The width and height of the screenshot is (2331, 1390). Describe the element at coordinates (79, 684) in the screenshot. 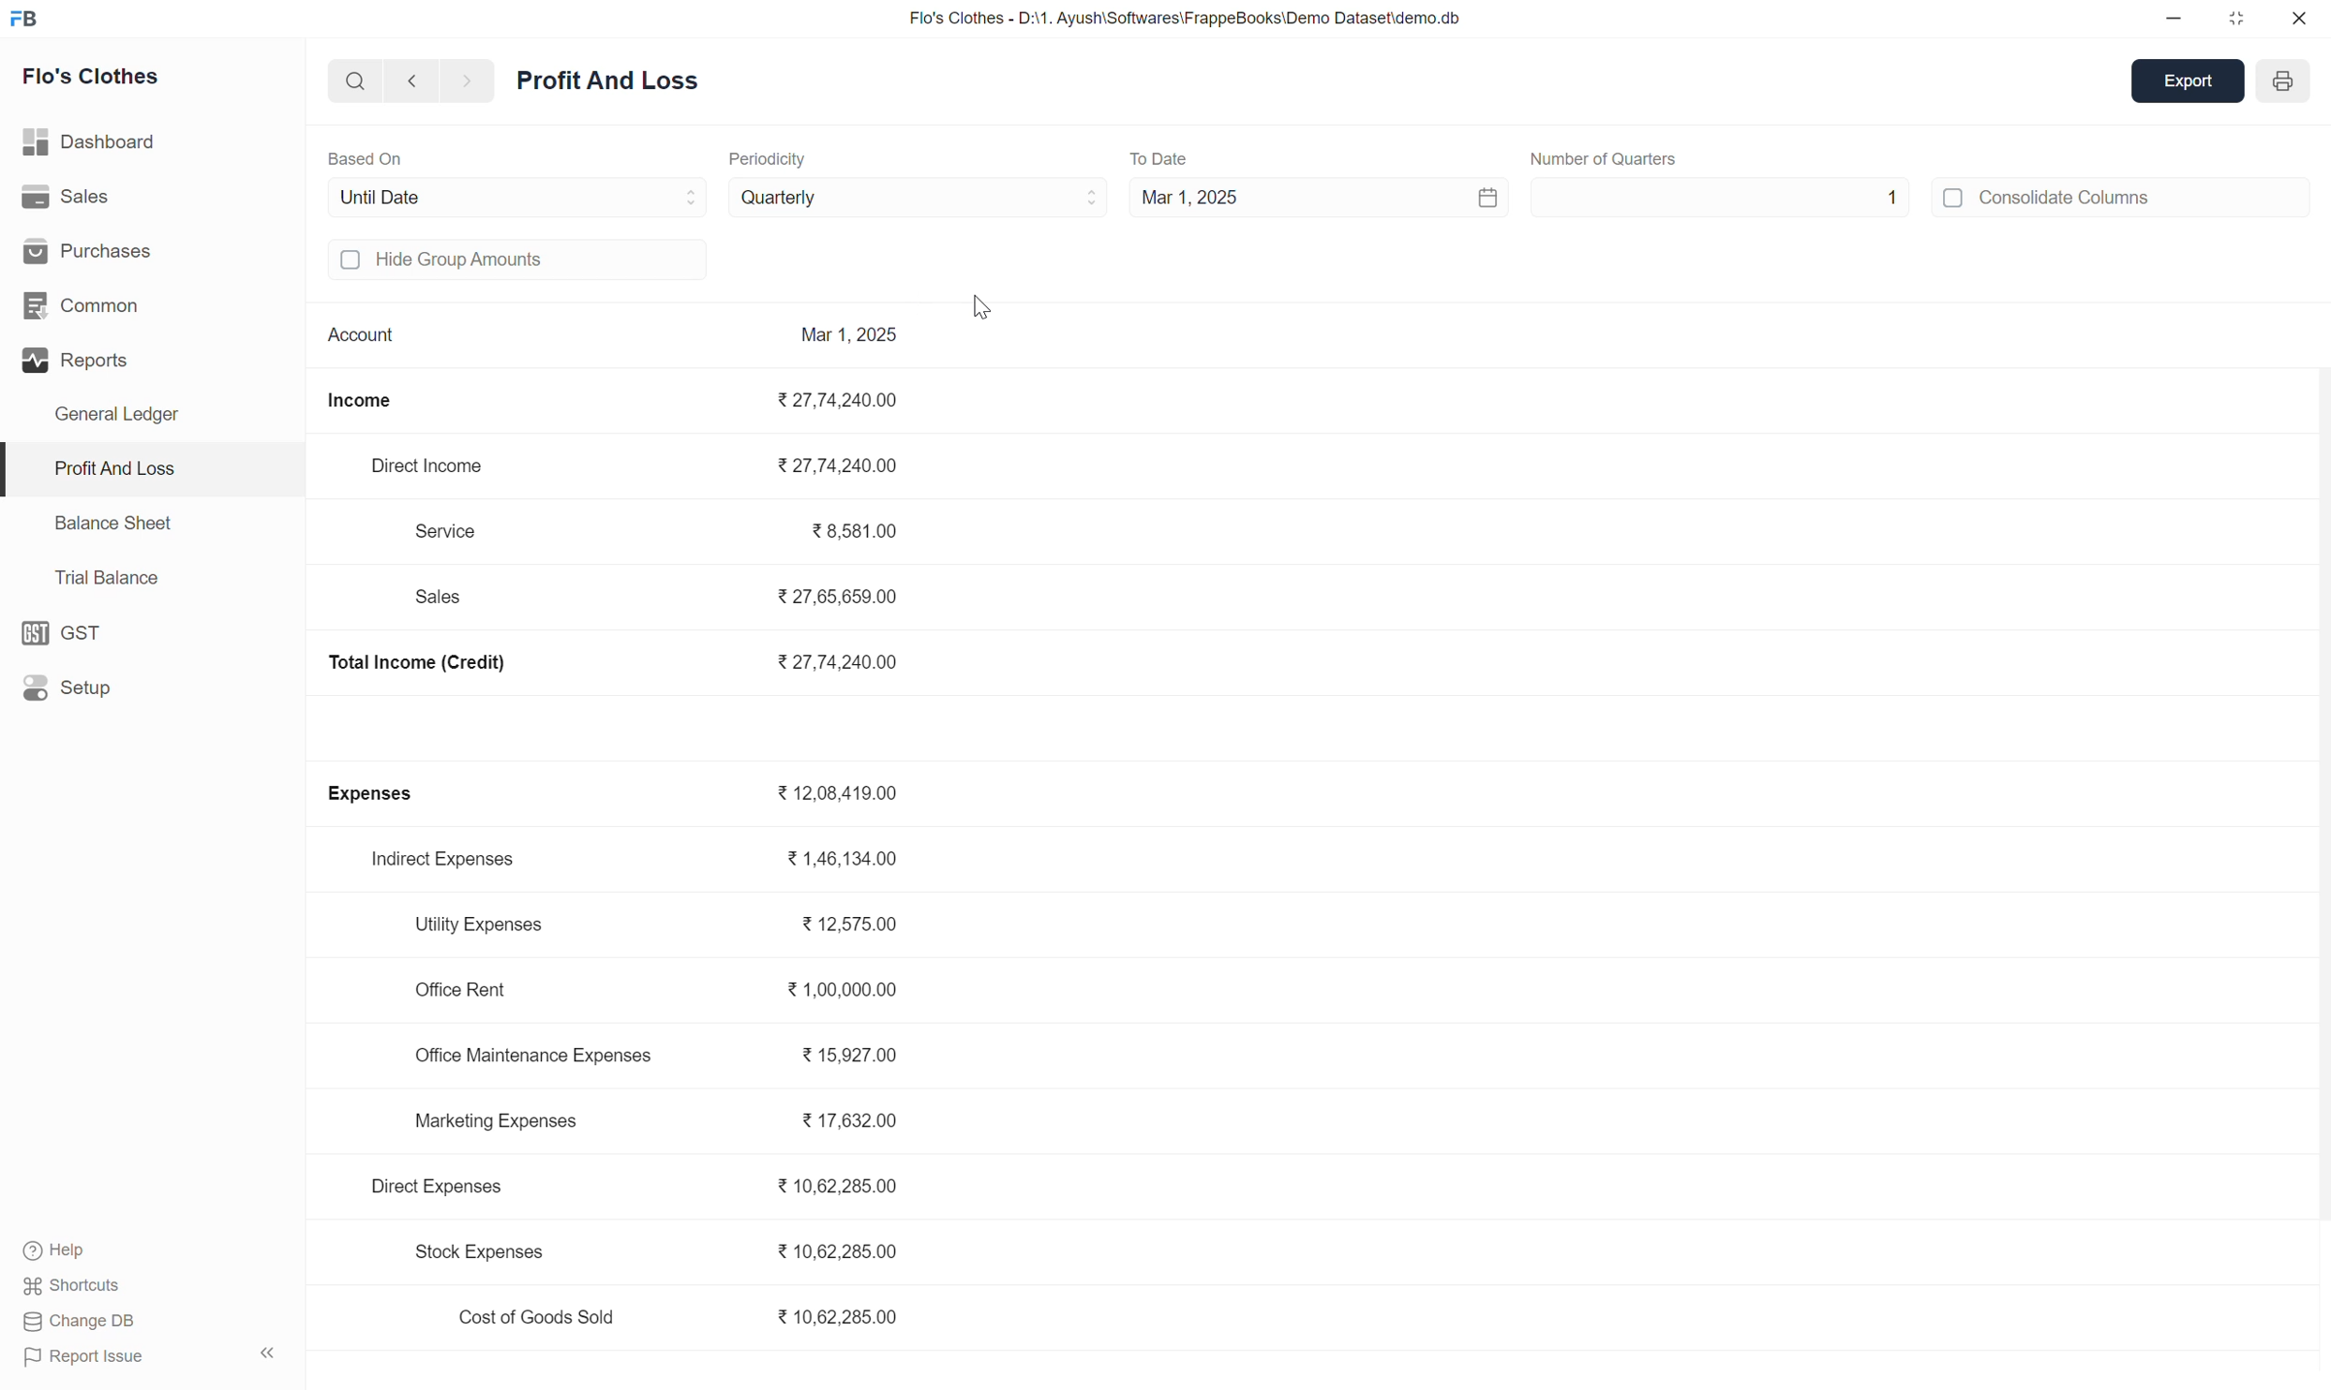

I see `Setup` at that location.